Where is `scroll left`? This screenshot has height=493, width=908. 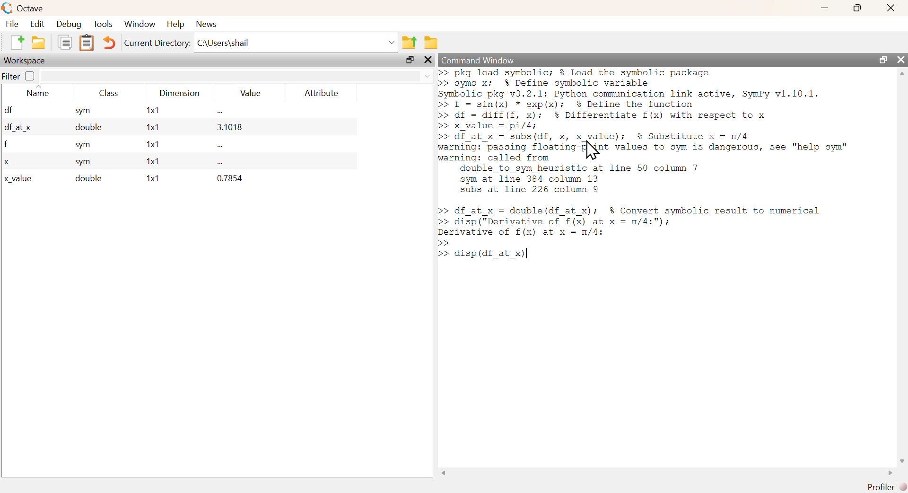
scroll left is located at coordinates (444, 473).